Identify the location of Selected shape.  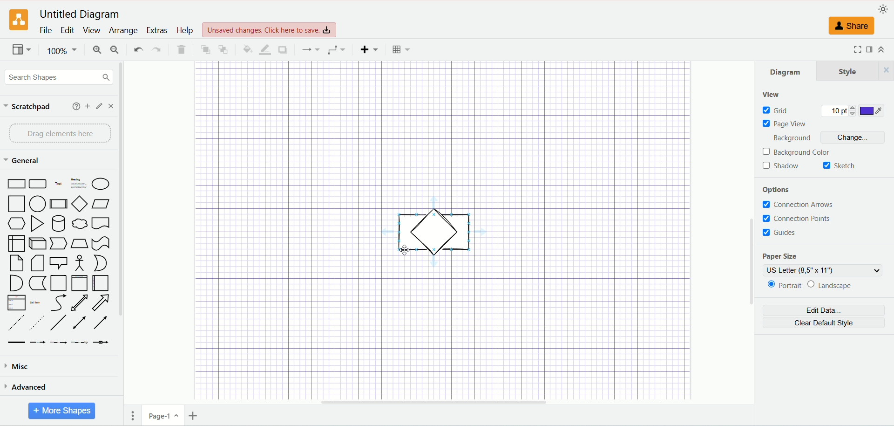
(433, 235).